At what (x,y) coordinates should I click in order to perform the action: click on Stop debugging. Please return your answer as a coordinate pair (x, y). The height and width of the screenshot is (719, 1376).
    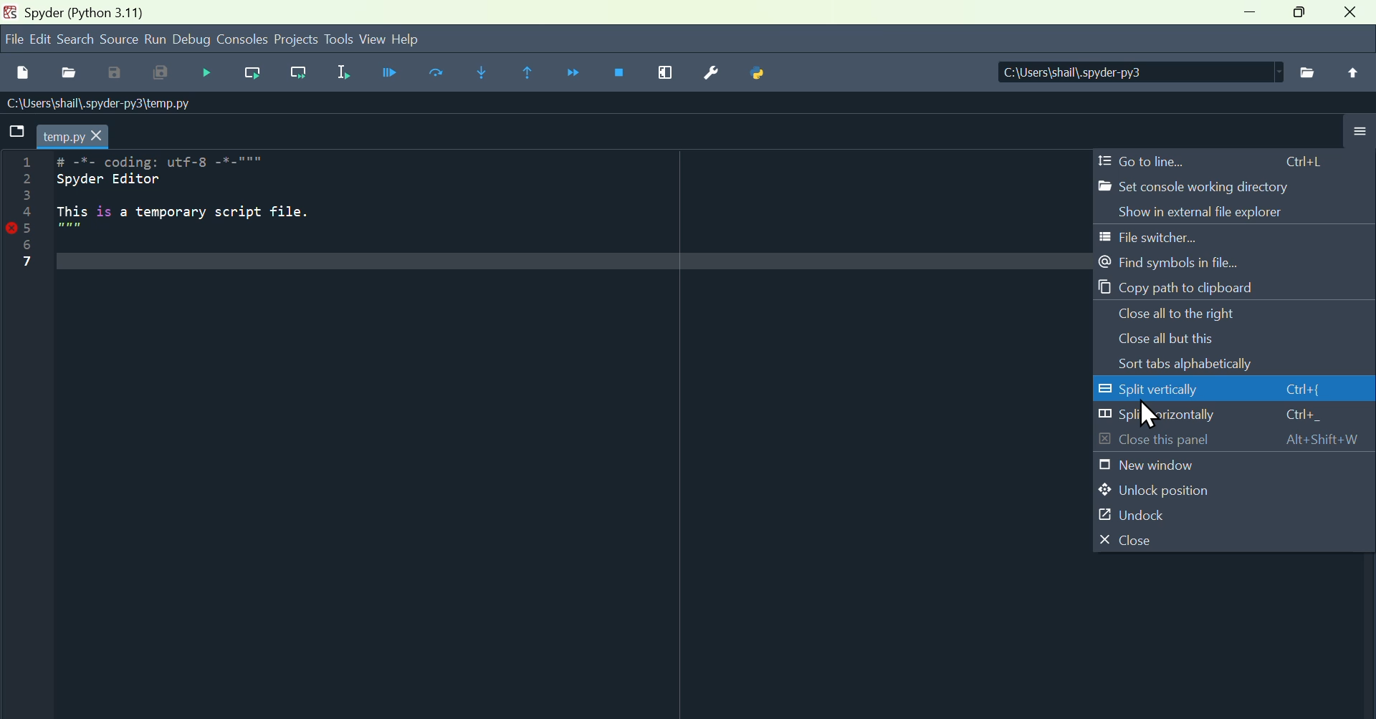
    Looking at the image, I should click on (623, 77).